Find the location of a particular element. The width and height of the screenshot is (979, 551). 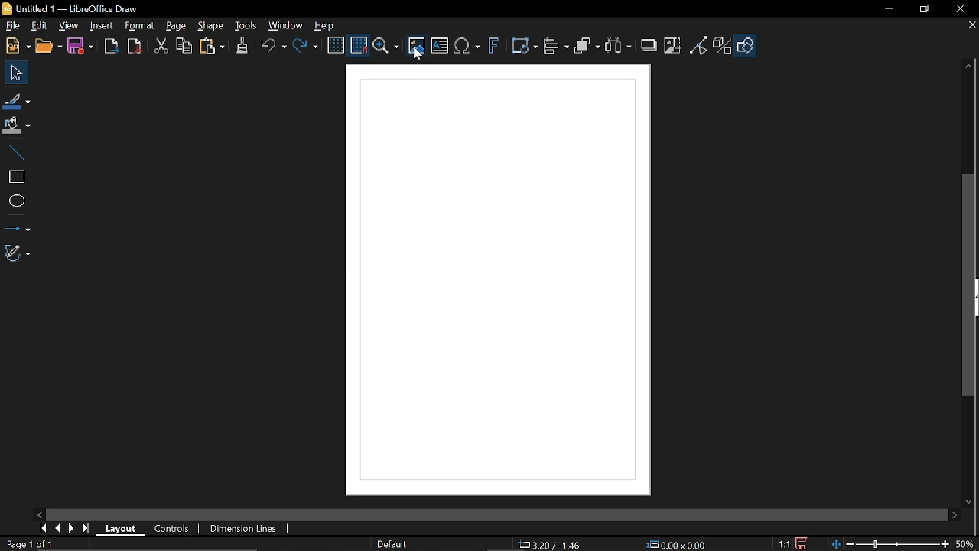

First page is located at coordinates (41, 528).